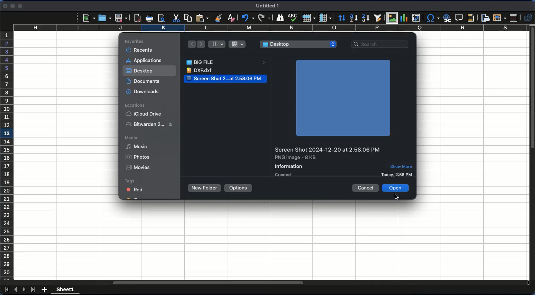 Image resolution: width=535 pixels, height=295 pixels. What do you see at coordinates (354, 18) in the screenshot?
I see `ascending` at bounding box center [354, 18].